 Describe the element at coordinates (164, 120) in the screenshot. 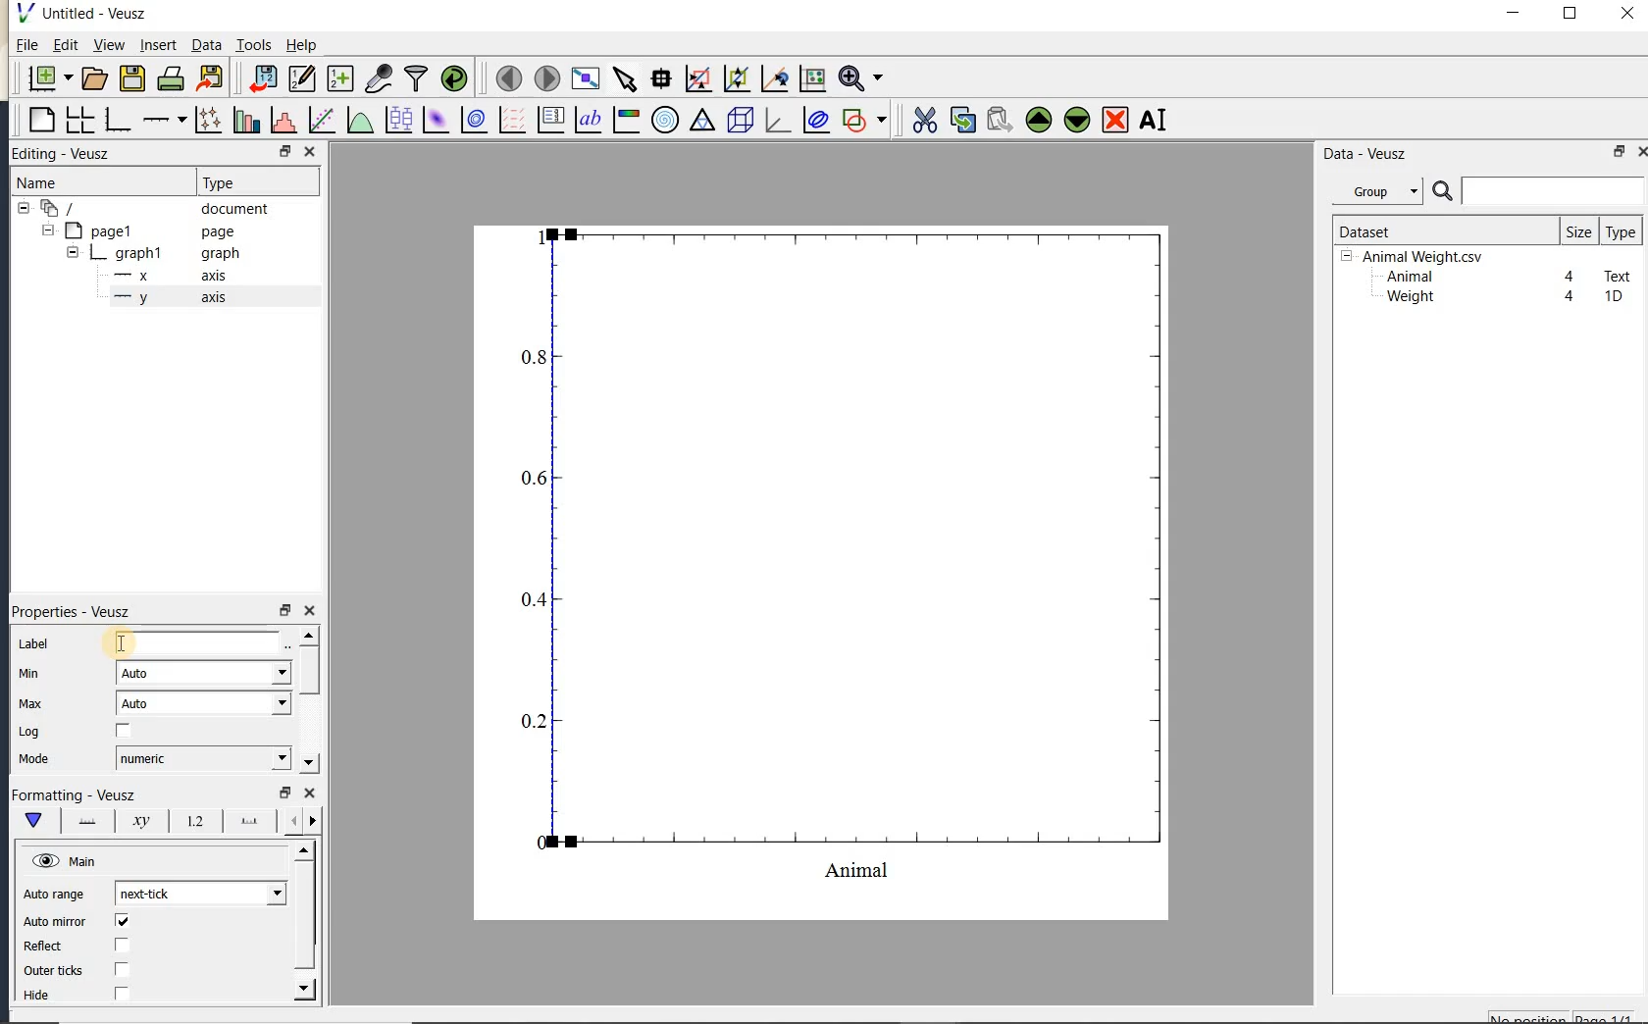

I see `add an axis to the plot` at that location.